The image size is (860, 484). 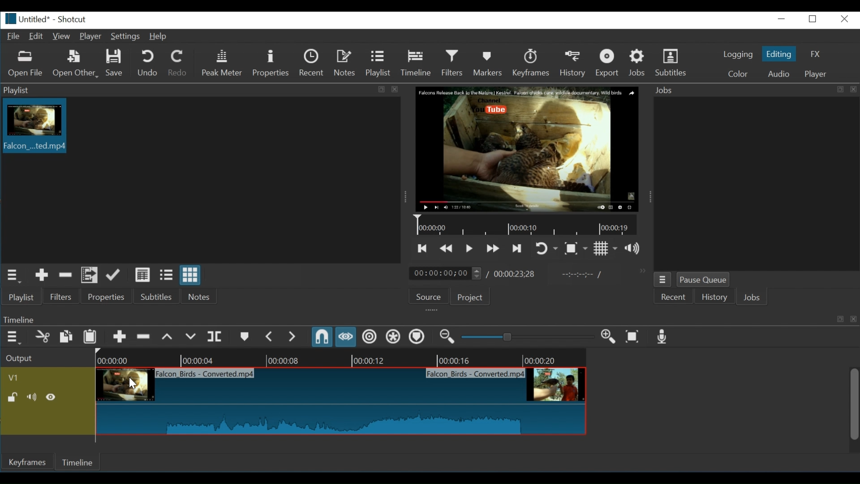 I want to click on Zoom timeline out, so click(x=447, y=337).